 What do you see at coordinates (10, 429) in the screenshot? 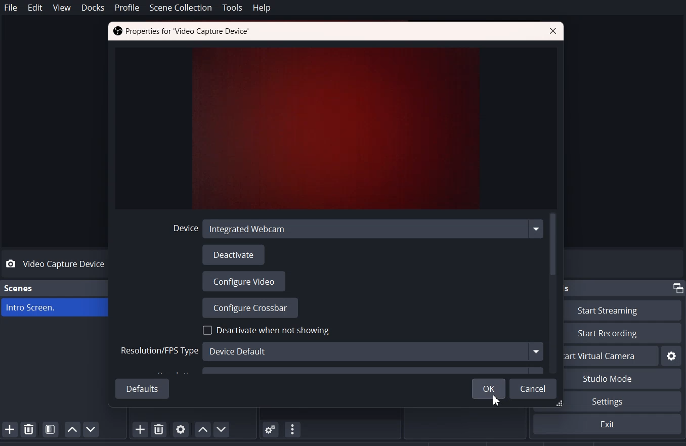
I see `Add Scene` at bounding box center [10, 429].